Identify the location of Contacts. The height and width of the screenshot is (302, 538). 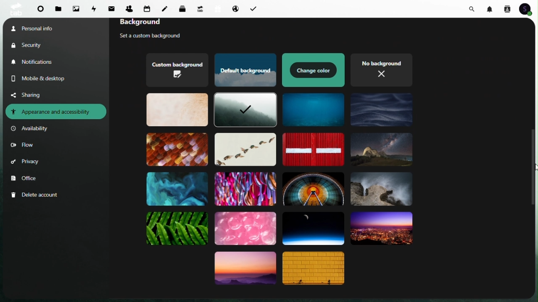
(507, 8).